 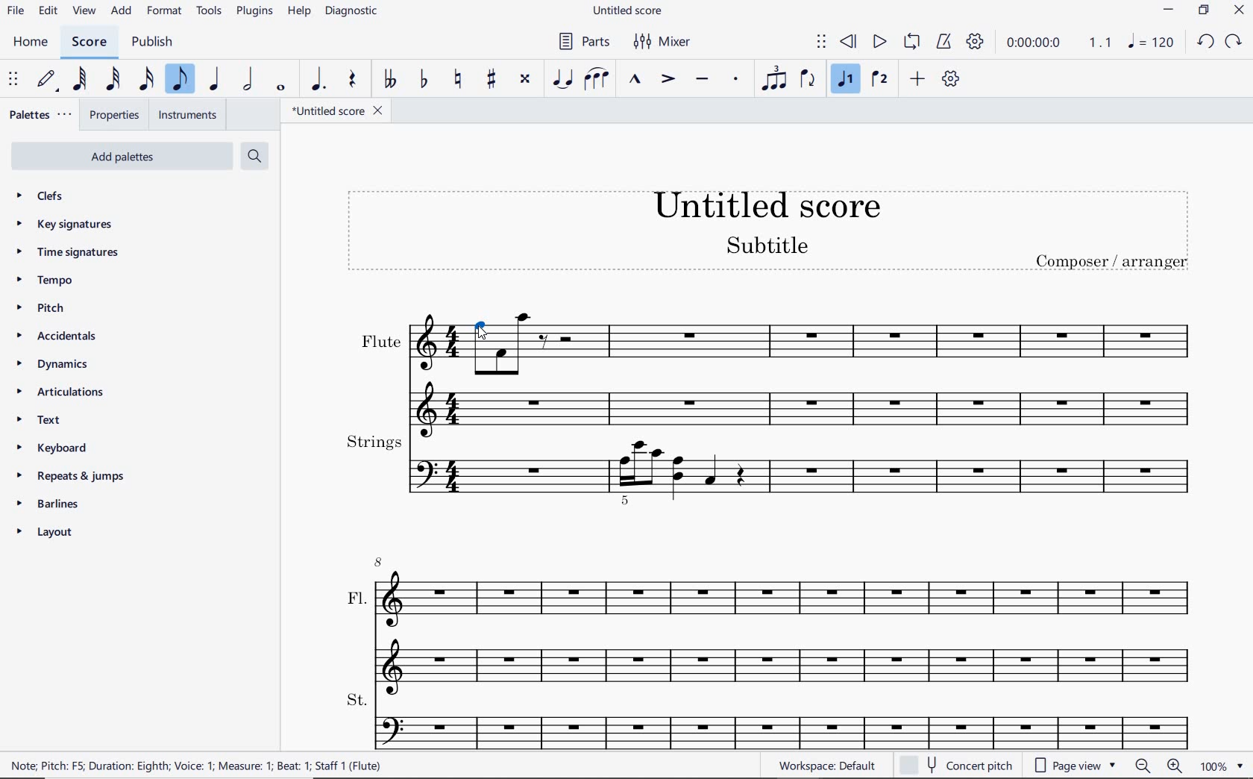 What do you see at coordinates (822, 43) in the screenshot?
I see `SELECT TO MOVE` at bounding box center [822, 43].